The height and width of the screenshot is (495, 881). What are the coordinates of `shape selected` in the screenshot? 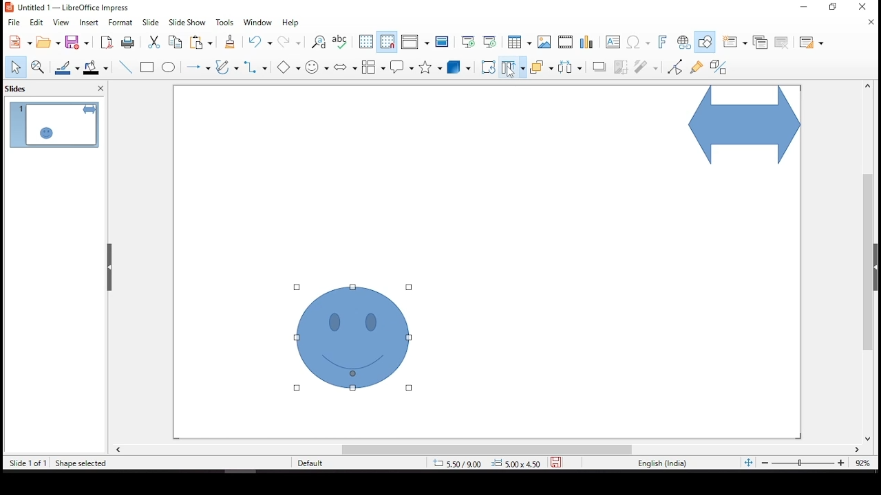 It's located at (81, 462).